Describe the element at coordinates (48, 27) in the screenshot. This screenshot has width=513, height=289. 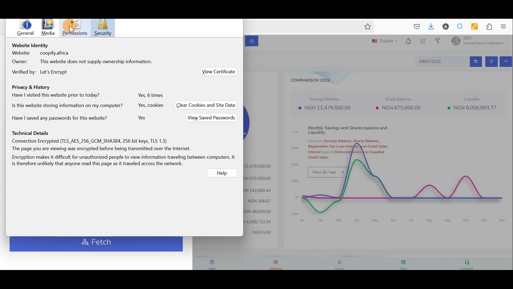
I see `Media` at that location.